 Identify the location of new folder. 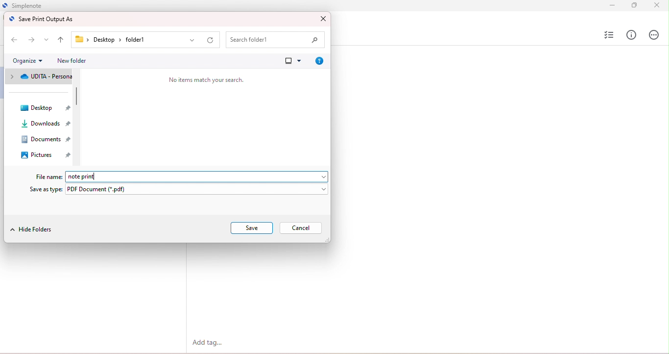
(72, 61).